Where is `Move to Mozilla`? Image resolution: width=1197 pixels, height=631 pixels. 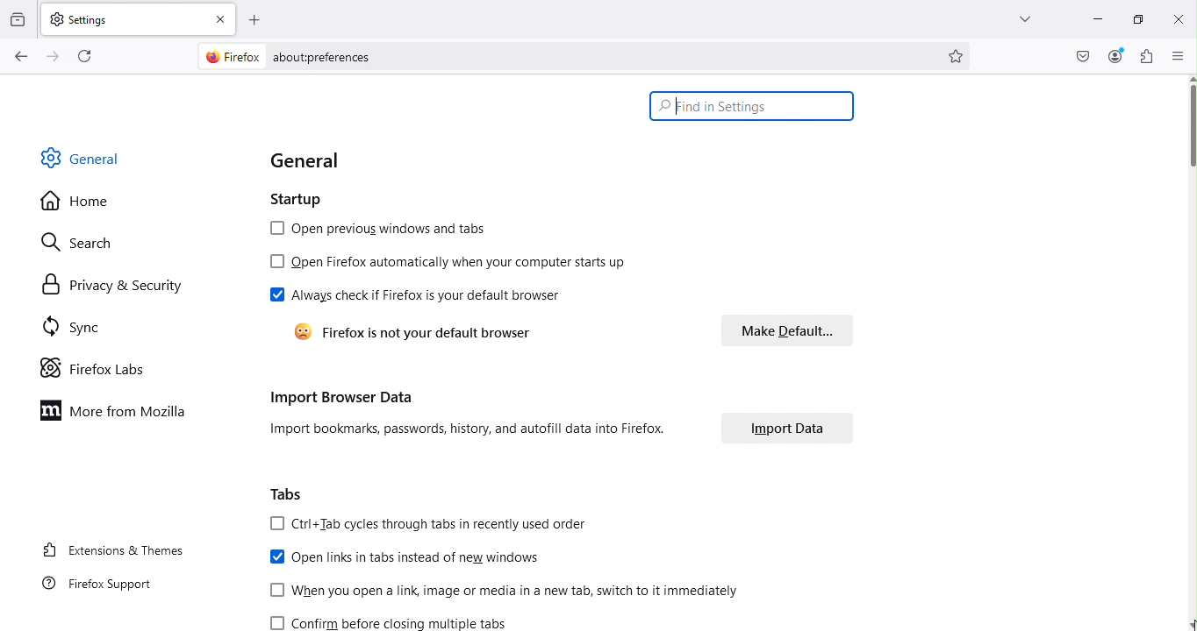 Move to Mozilla is located at coordinates (118, 409).